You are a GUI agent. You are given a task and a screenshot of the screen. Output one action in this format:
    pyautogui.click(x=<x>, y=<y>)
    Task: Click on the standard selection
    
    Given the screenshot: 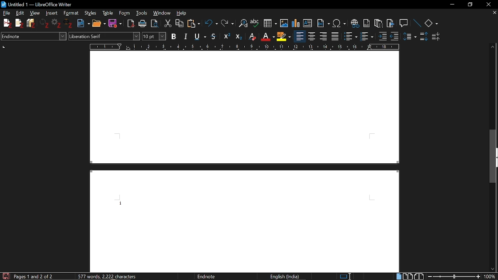 What is the action you would take?
    pyautogui.click(x=346, y=276)
    